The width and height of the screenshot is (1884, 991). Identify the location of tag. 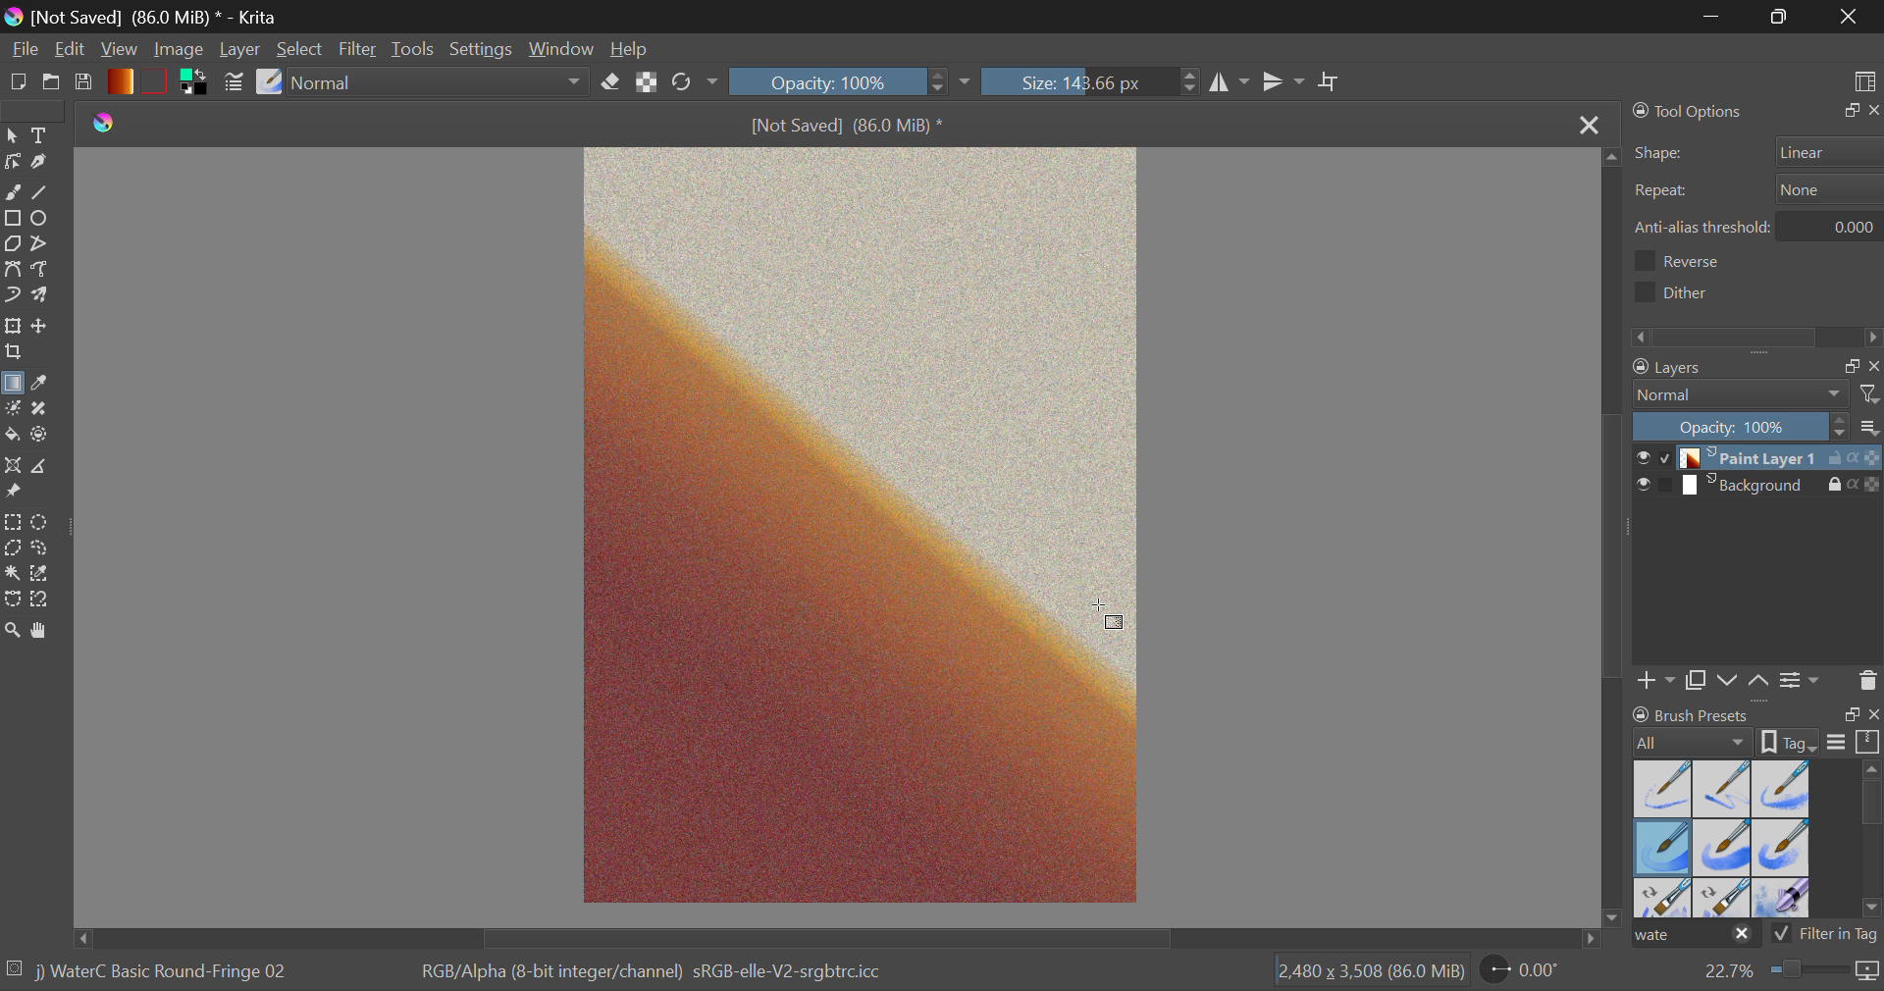
(1792, 741).